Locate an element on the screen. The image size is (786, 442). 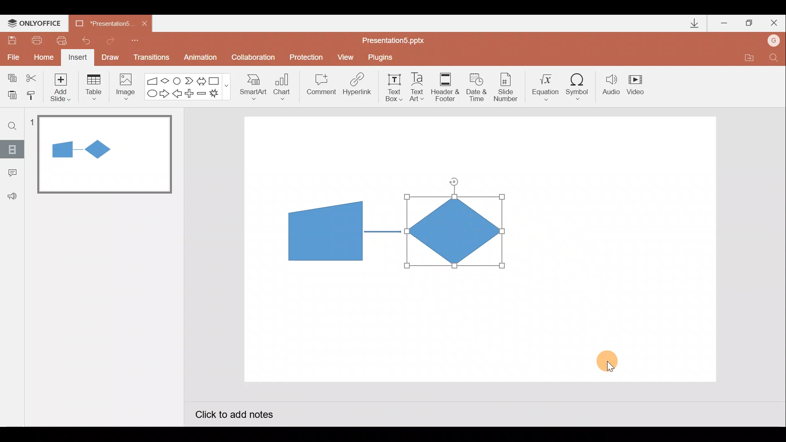
Draw is located at coordinates (111, 56).